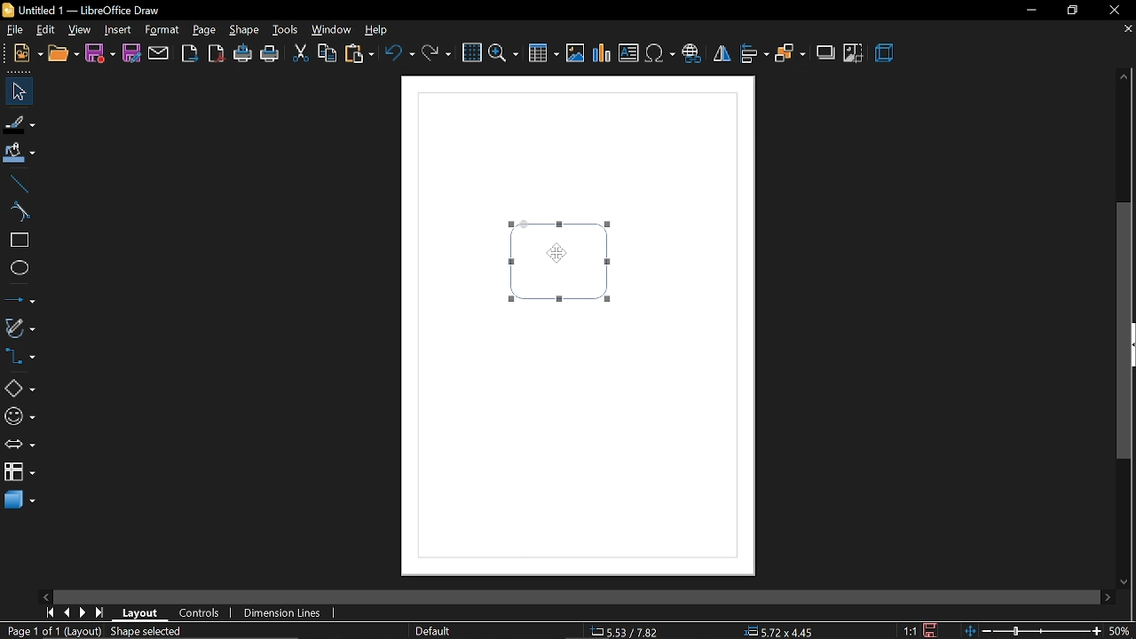 The width and height of the screenshot is (1136, 639). What do you see at coordinates (359, 55) in the screenshot?
I see `paste` at bounding box center [359, 55].